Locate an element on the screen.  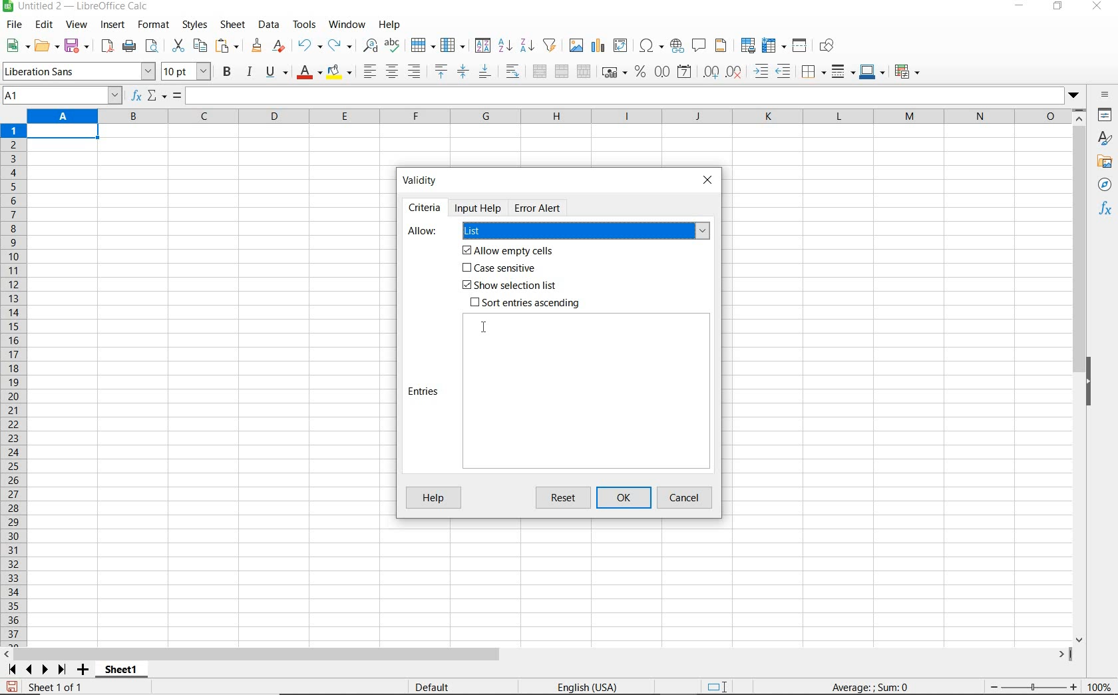
row is located at coordinates (423, 46).